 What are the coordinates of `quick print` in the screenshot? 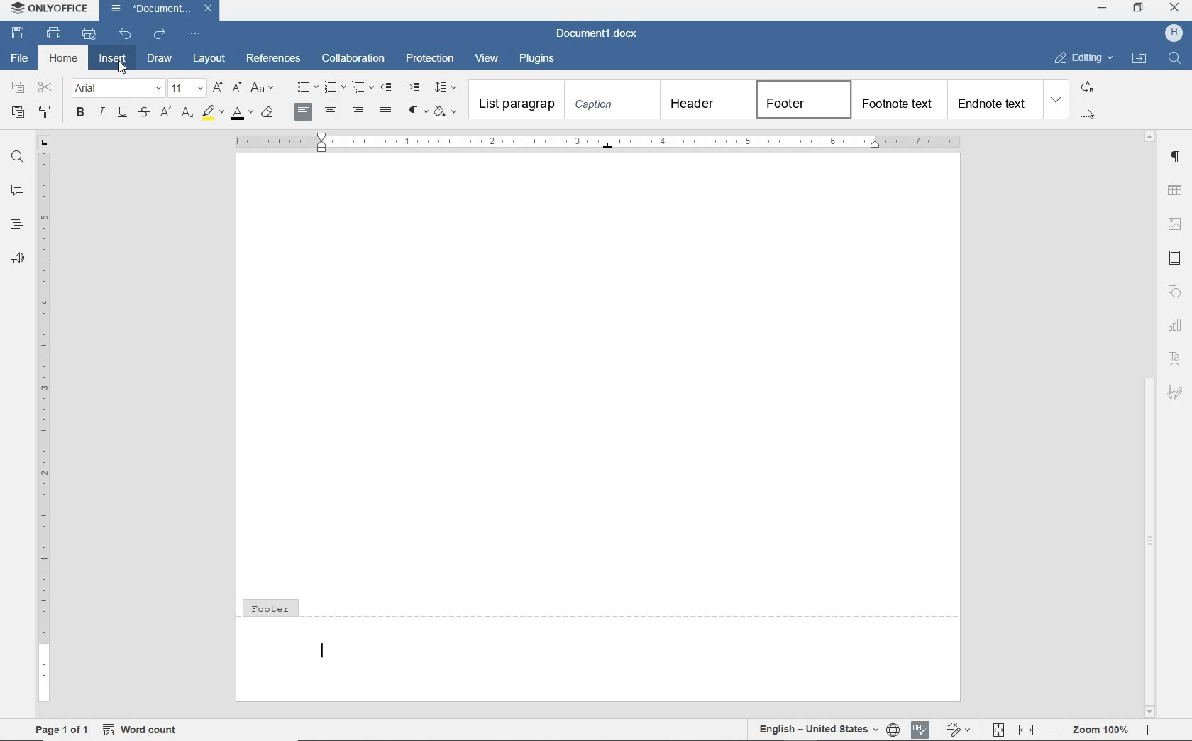 It's located at (90, 35).